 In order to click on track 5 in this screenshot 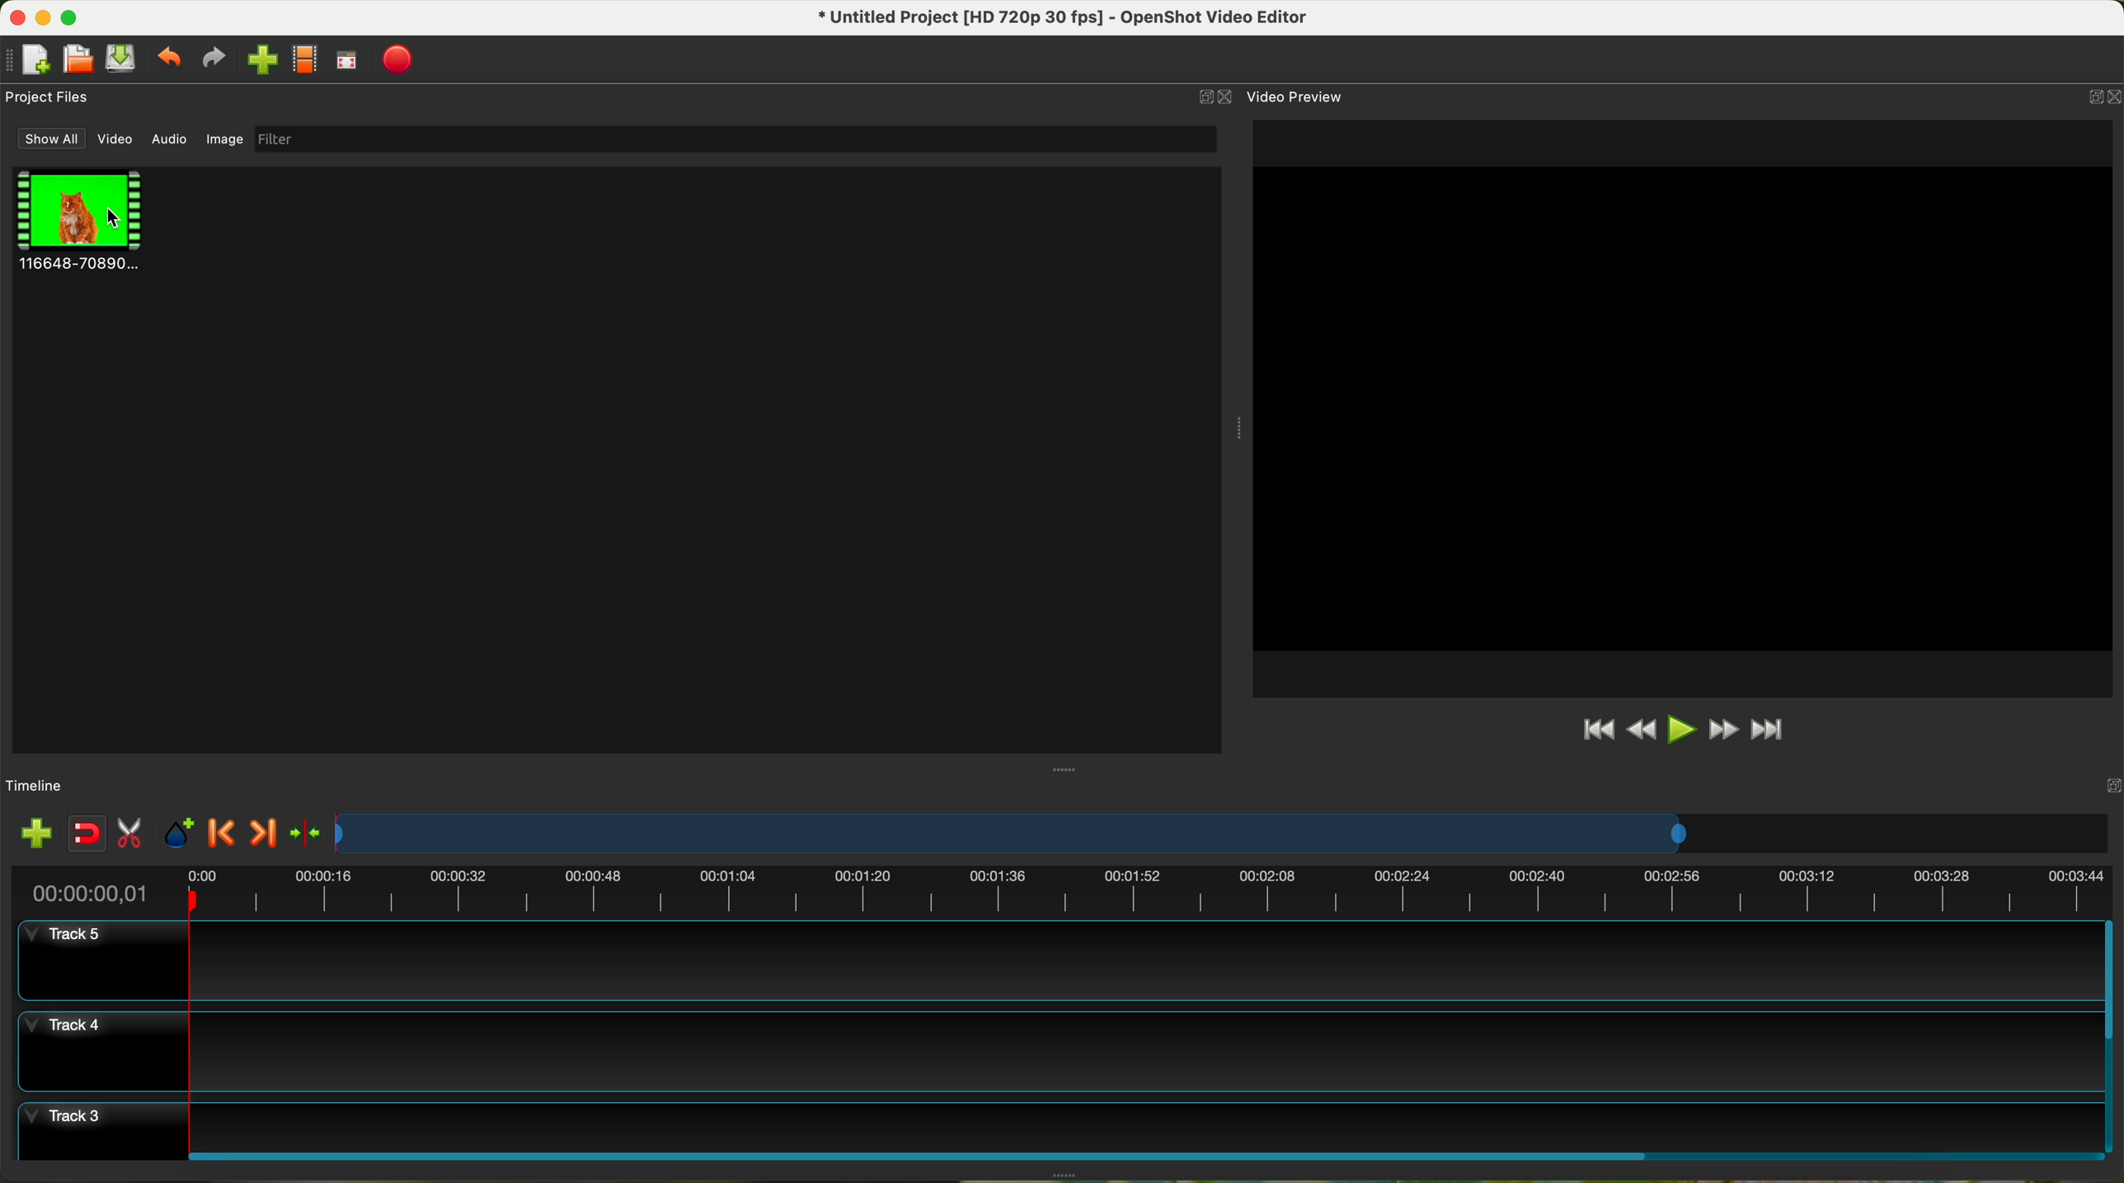, I will do `click(1063, 961)`.